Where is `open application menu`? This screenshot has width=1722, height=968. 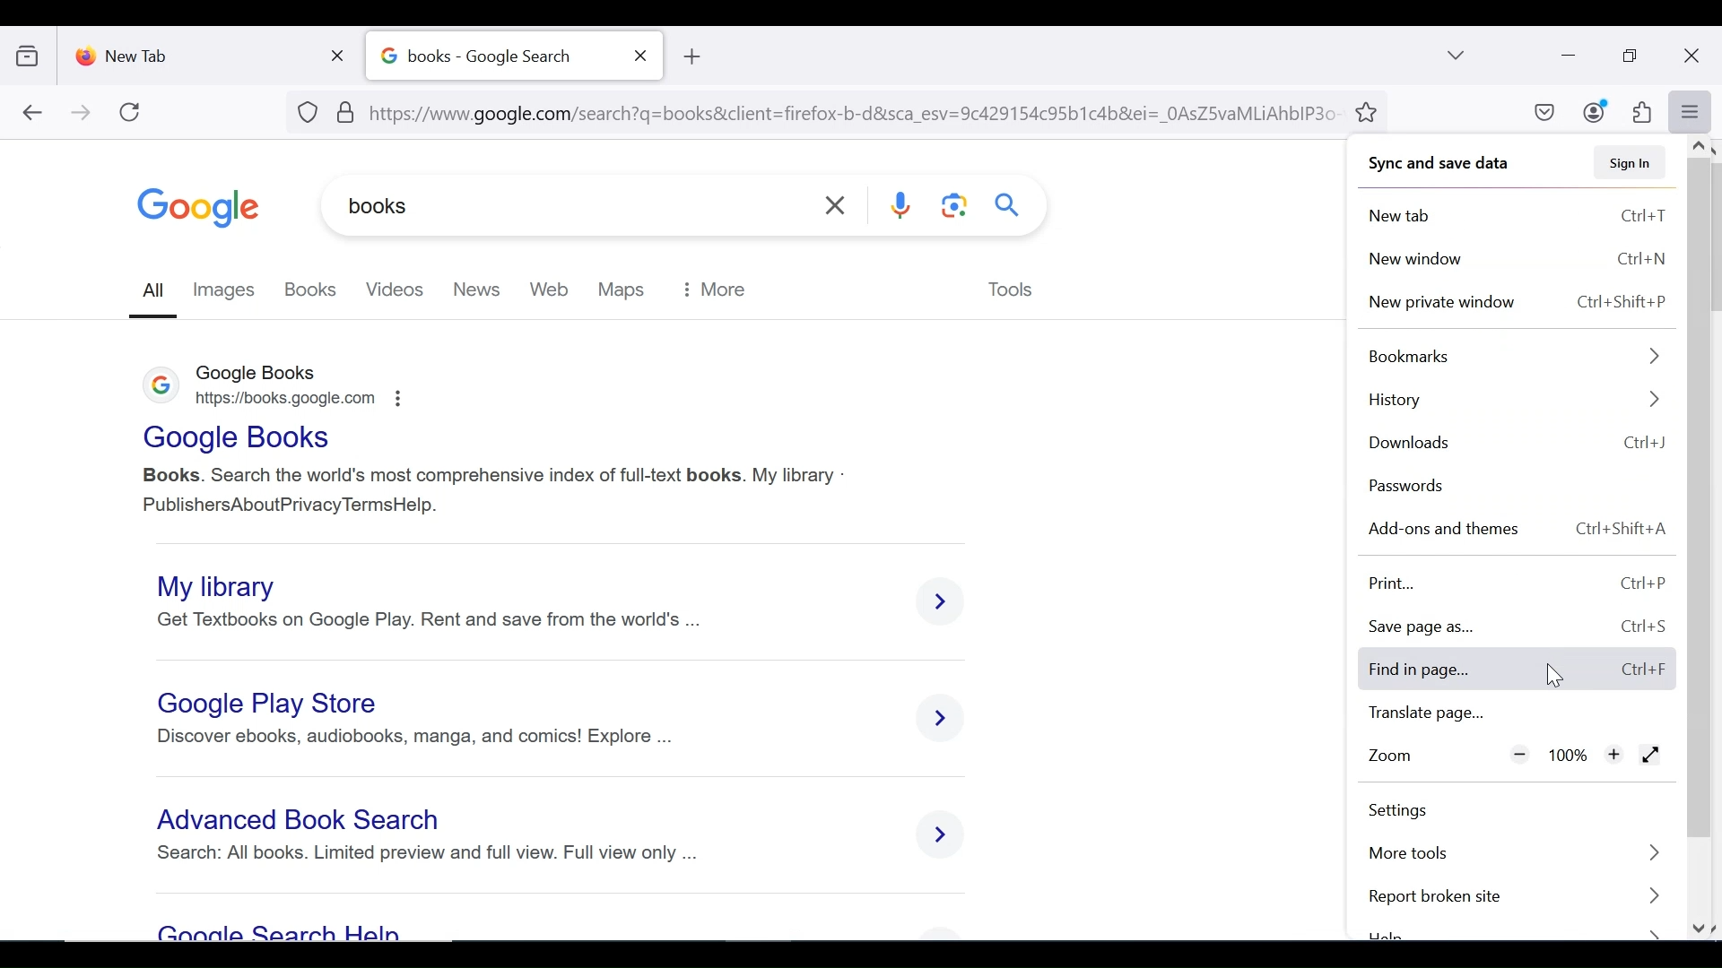 open application menu is located at coordinates (1689, 112).